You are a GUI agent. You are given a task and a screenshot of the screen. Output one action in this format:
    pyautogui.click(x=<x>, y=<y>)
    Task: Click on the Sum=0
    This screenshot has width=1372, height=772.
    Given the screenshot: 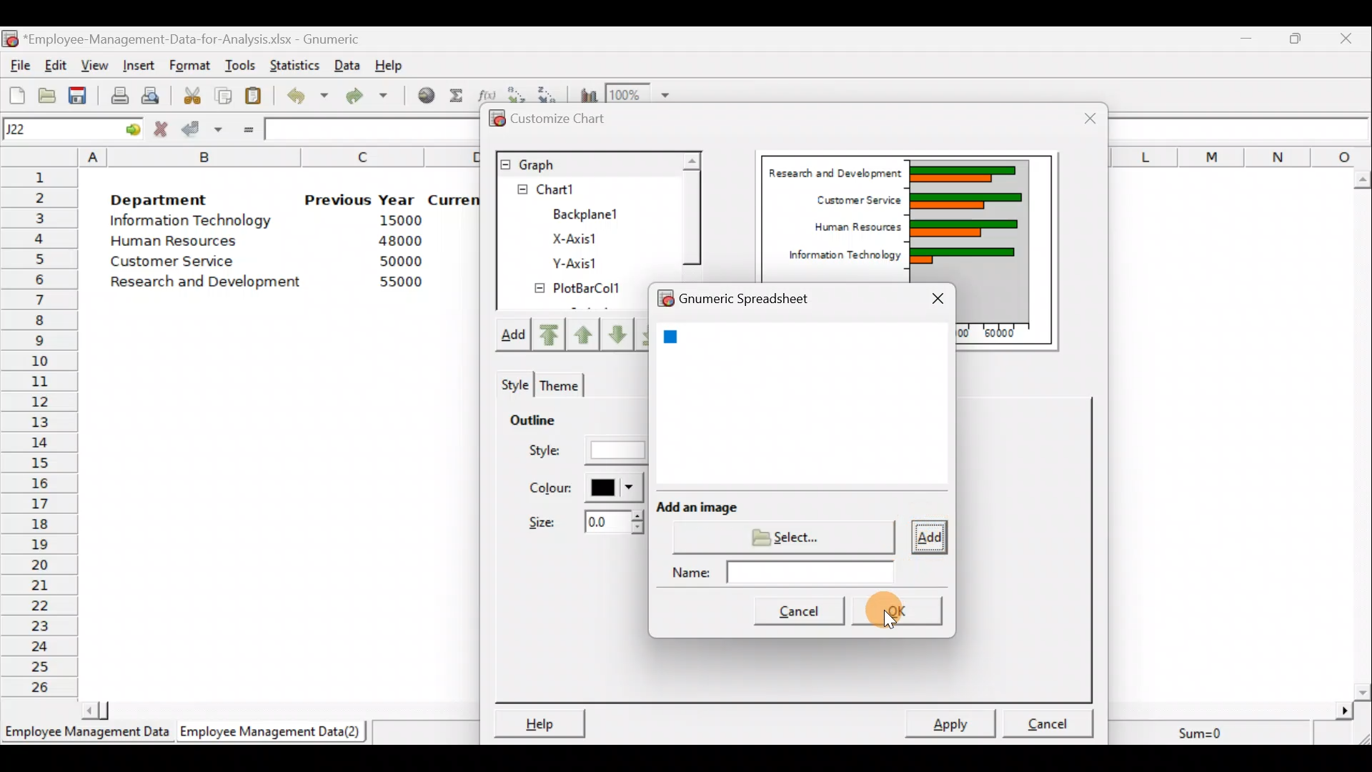 What is the action you would take?
    pyautogui.click(x=1206, y=730)
    